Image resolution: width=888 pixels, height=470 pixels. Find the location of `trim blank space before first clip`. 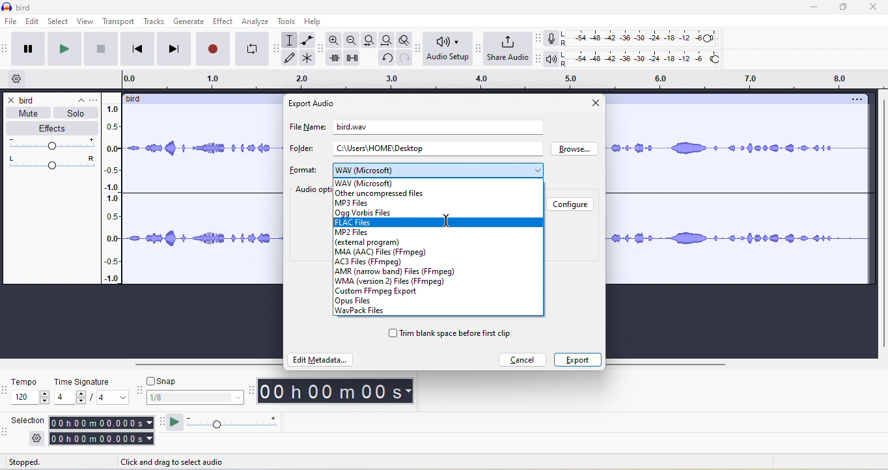

trim blank space before first clip is located at coordinates (451, 335).